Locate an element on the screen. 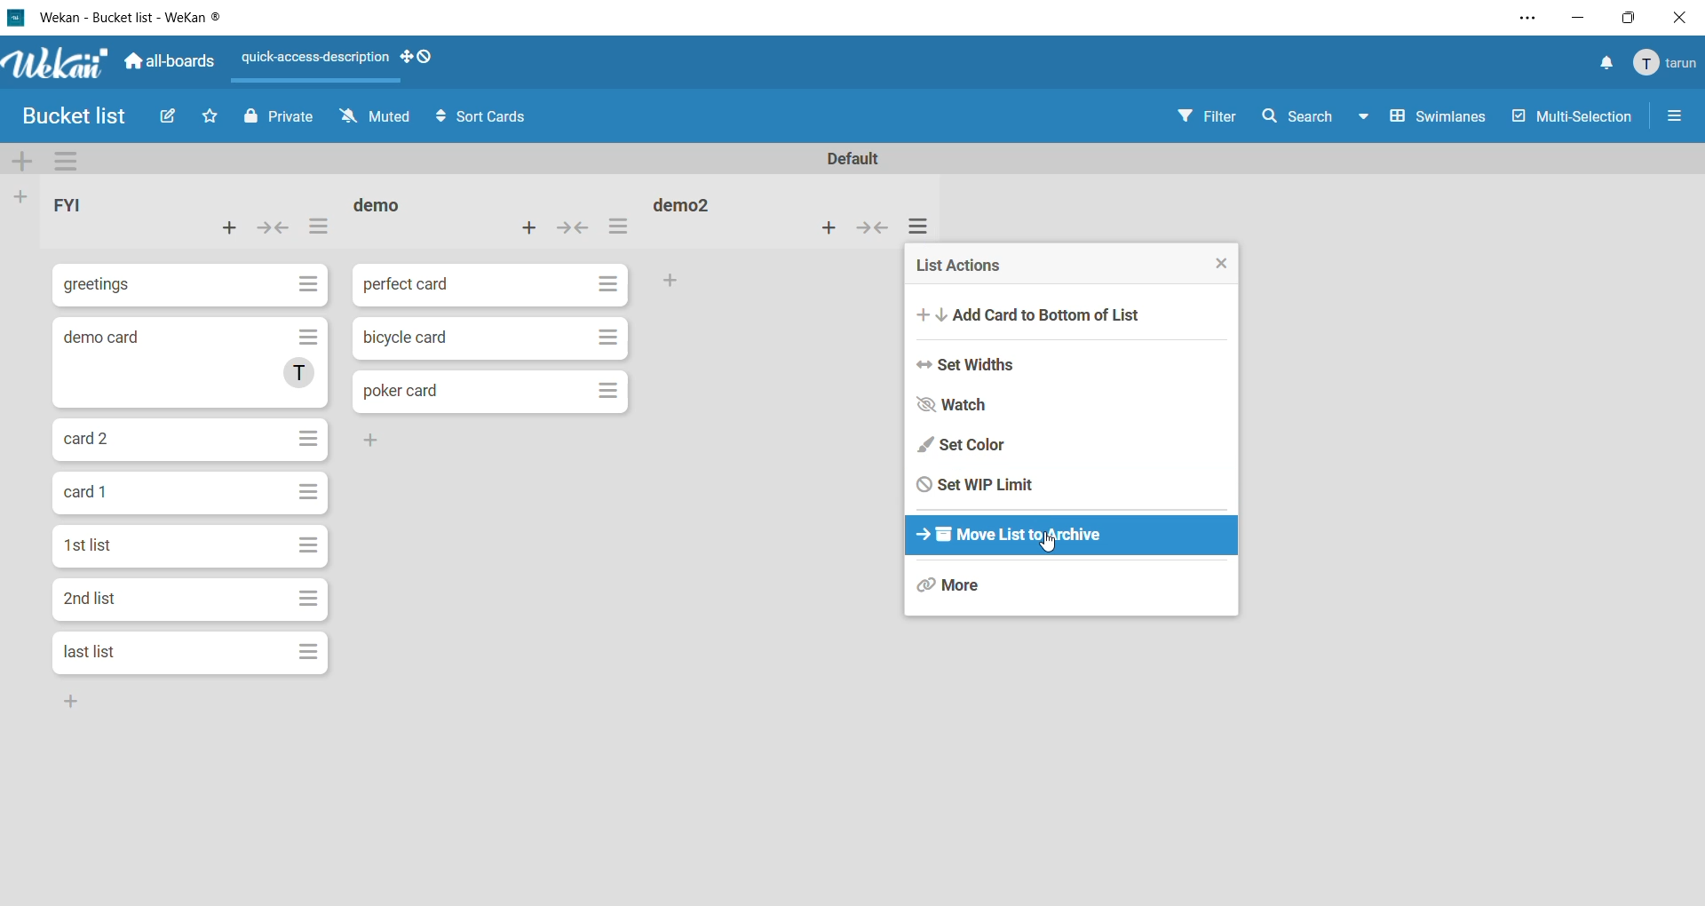 Image resolution: width=1705 pixels, height=906 pixels. show desktop drag handles is located at coordinates (419, 58).